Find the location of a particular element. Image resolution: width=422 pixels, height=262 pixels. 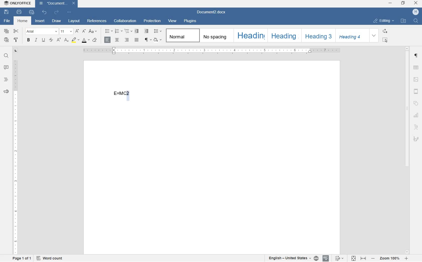

word count is located at coordinates (50, 258).